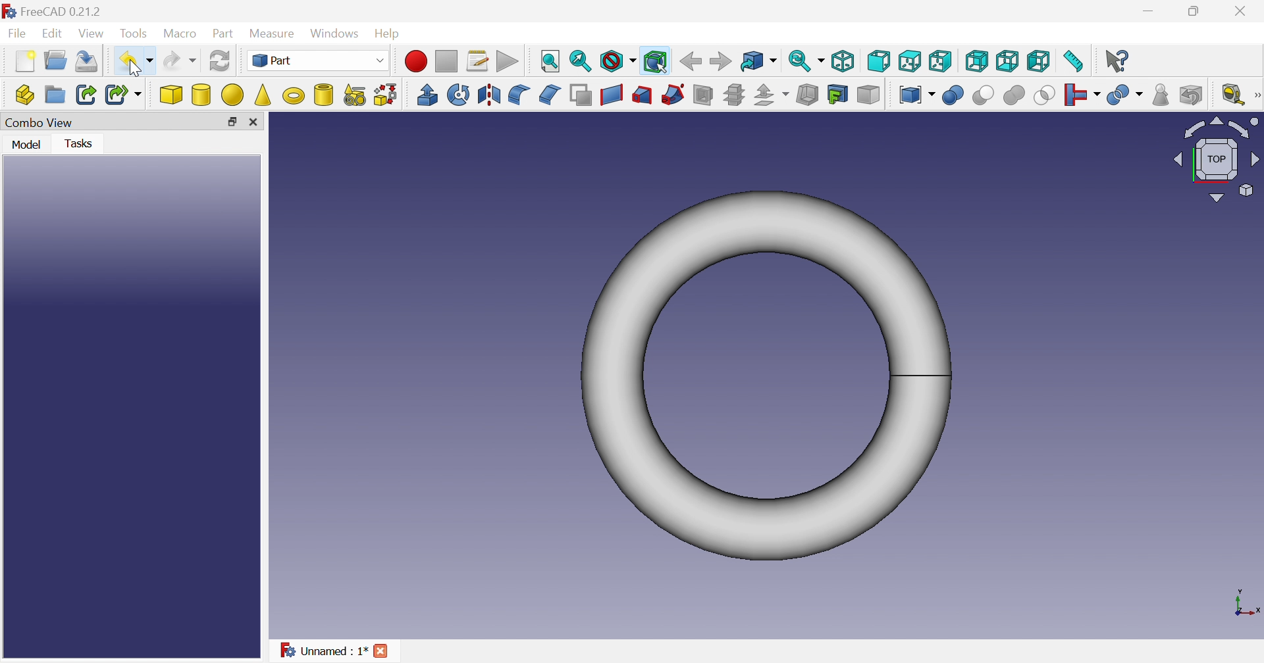  I want to click on Windows, so click(334, 33).